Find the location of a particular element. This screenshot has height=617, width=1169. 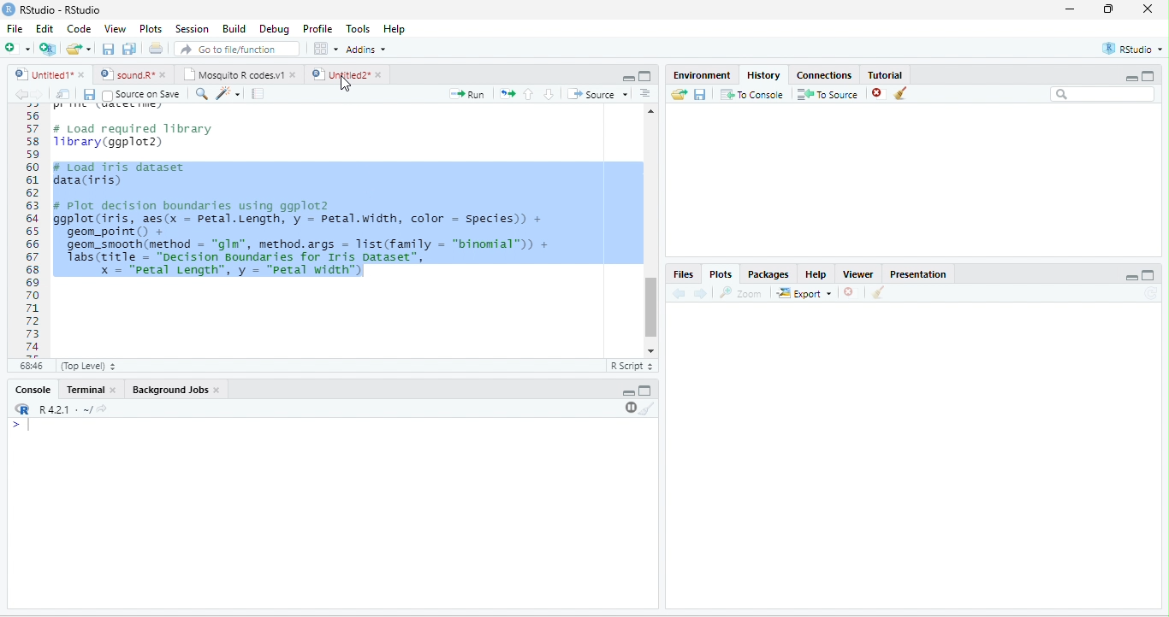

logo is located at coordinates (8, 9).